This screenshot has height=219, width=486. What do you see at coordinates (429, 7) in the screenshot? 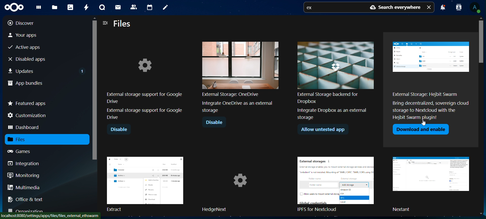
I see `close` at bounding box center [429, 7].